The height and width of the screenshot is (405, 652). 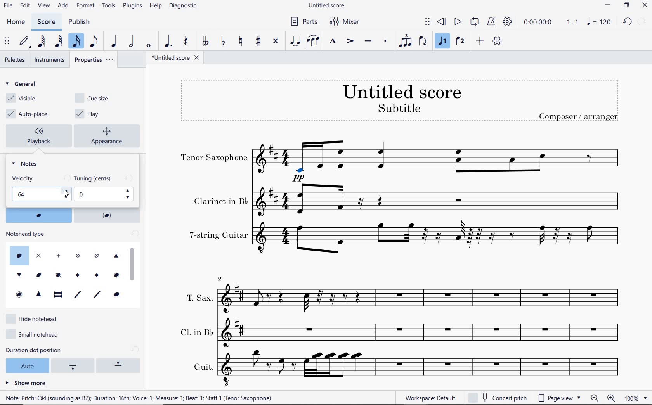 What do you see at coordinates (218, 235) in the screenshot?
I see `text` at bounding box center [218, 235].